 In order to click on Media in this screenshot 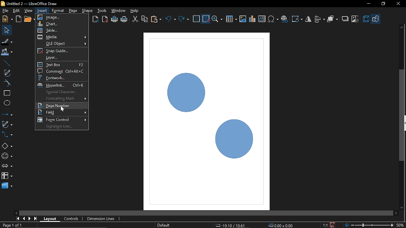, I will do `click(62, 37)`.